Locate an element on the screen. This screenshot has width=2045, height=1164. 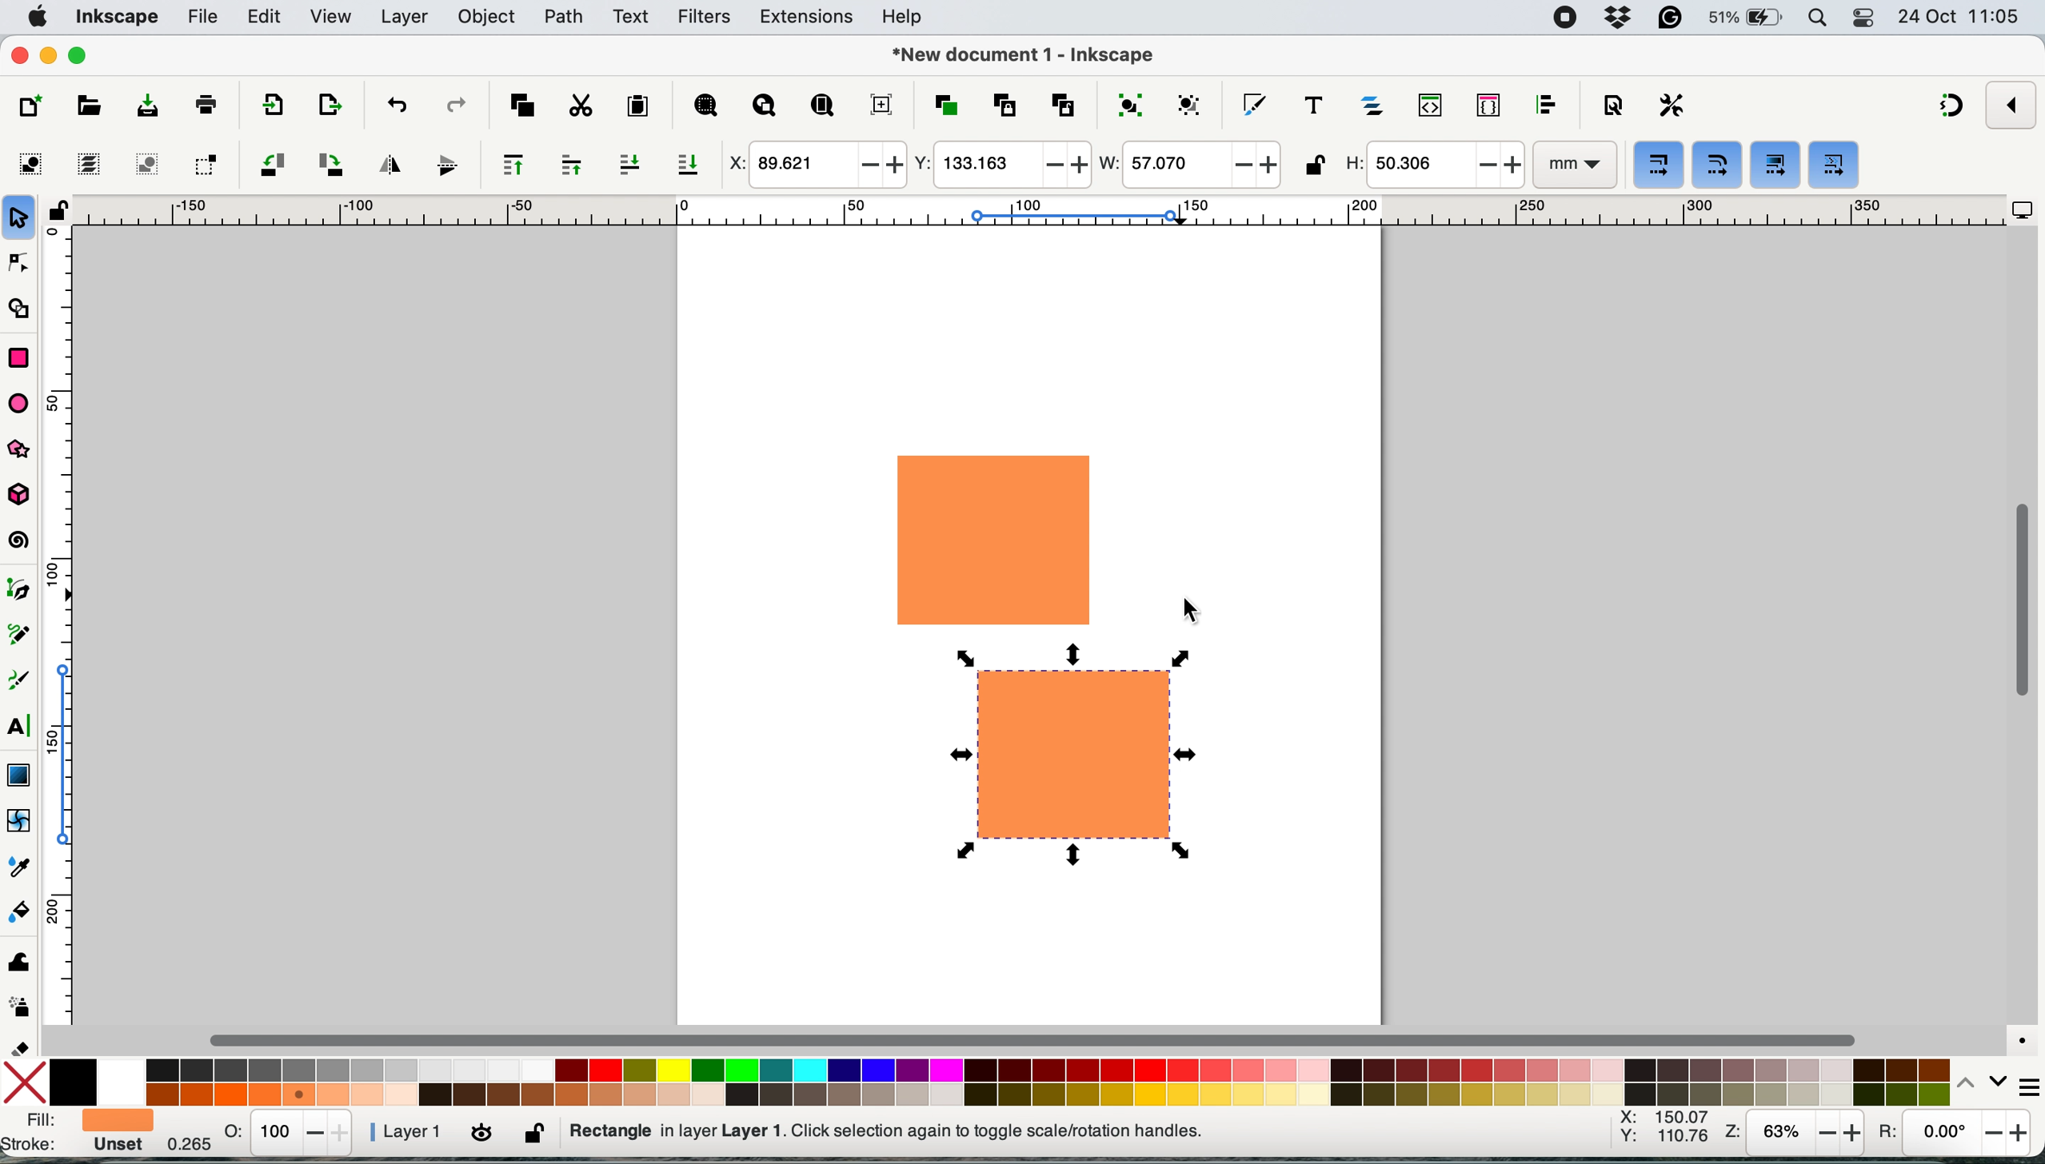
cut is located at coordinates (579, 105).